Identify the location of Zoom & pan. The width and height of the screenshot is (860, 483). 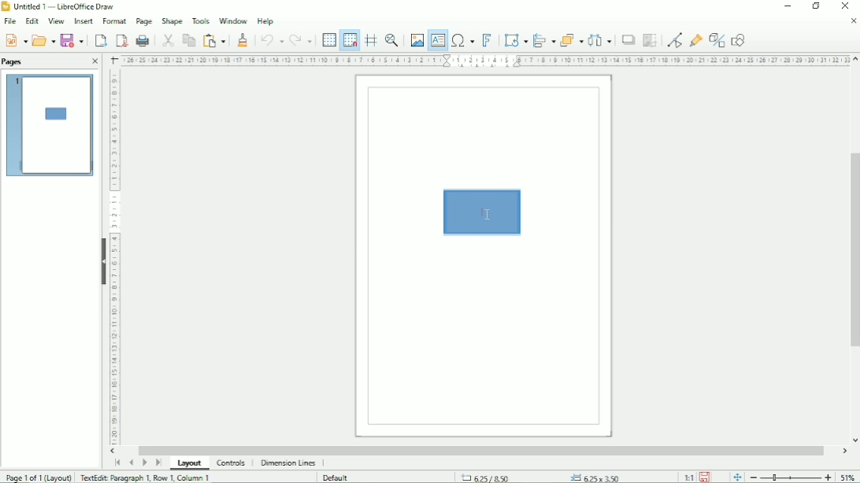
(393, 39).